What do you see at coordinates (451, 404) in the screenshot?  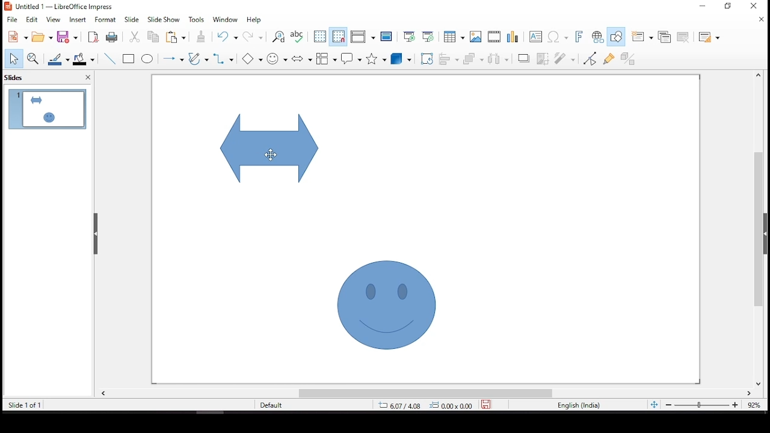 I see `0.00x0.00` at bounding box center [451, 404].